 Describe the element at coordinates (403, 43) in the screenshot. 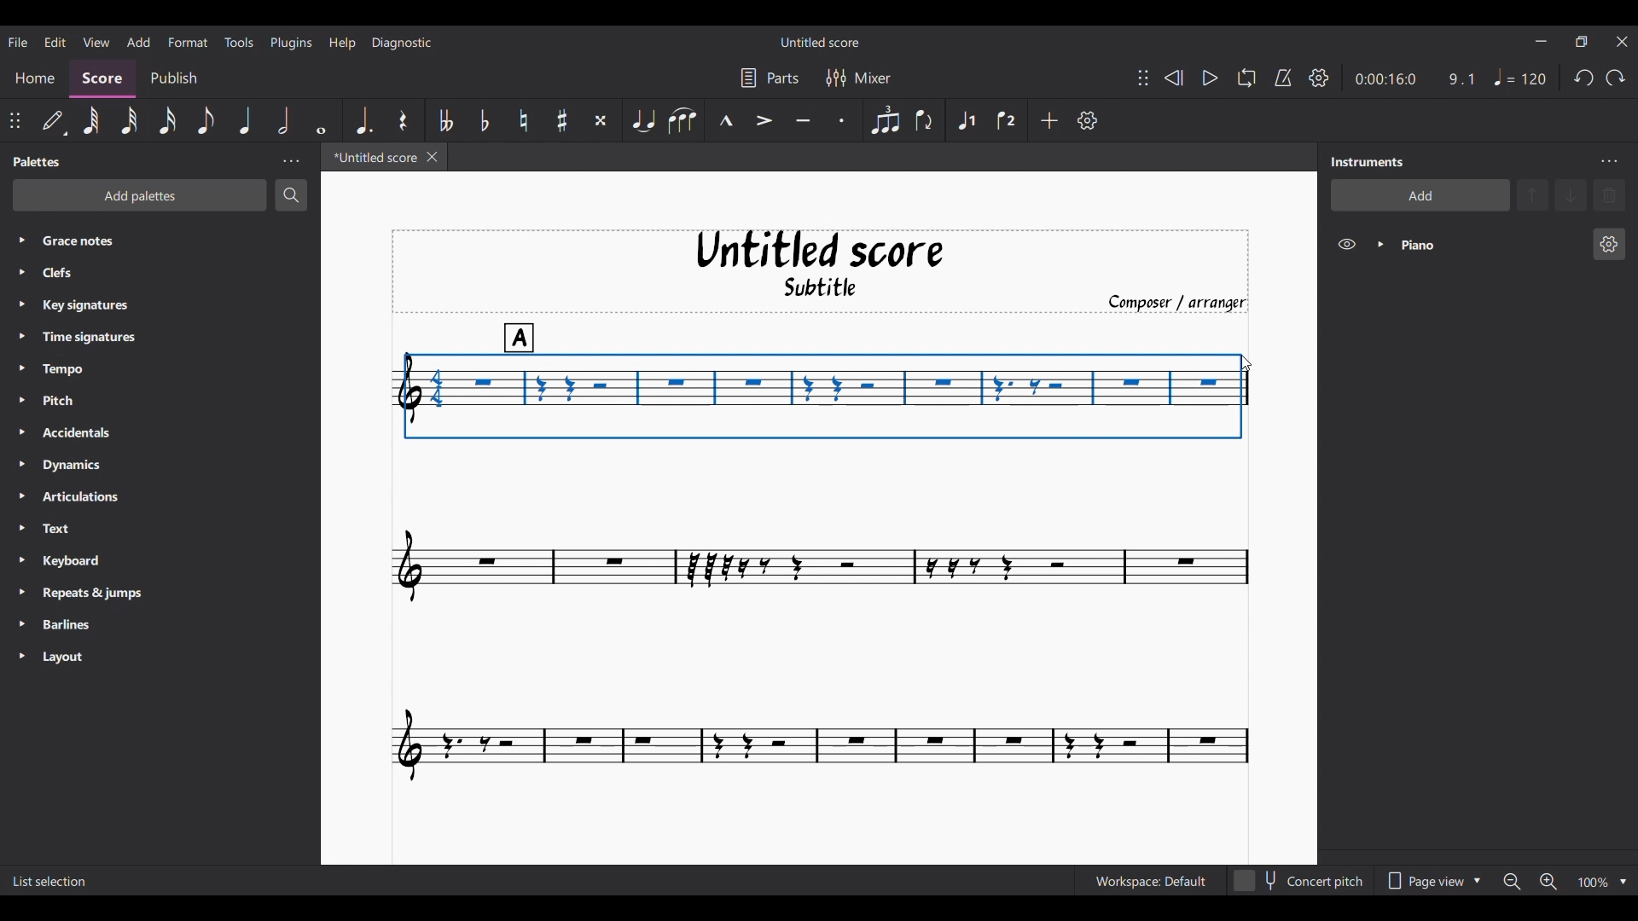

I see `Diagnostic menu` at that location.